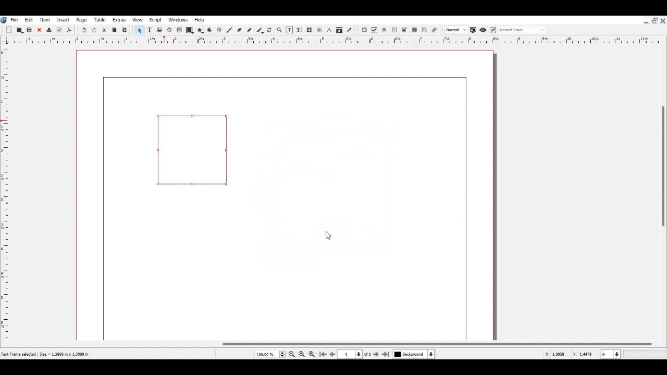  I want to click on Add, so click(9, 30).